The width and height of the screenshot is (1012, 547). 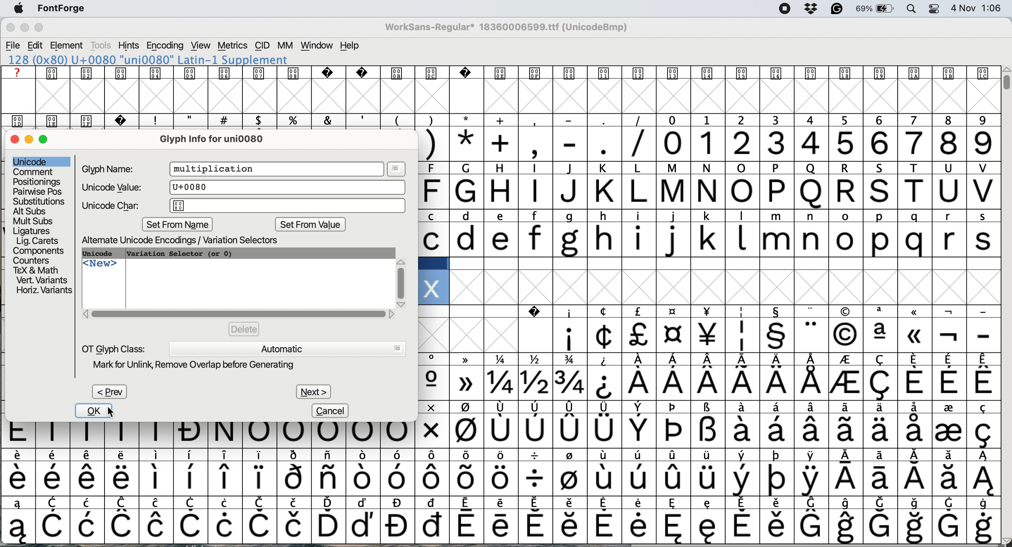 What do you see at coordinates (43, 291) in the screenshot?
I see `horizontal variants` at bounding box center [43, 291].